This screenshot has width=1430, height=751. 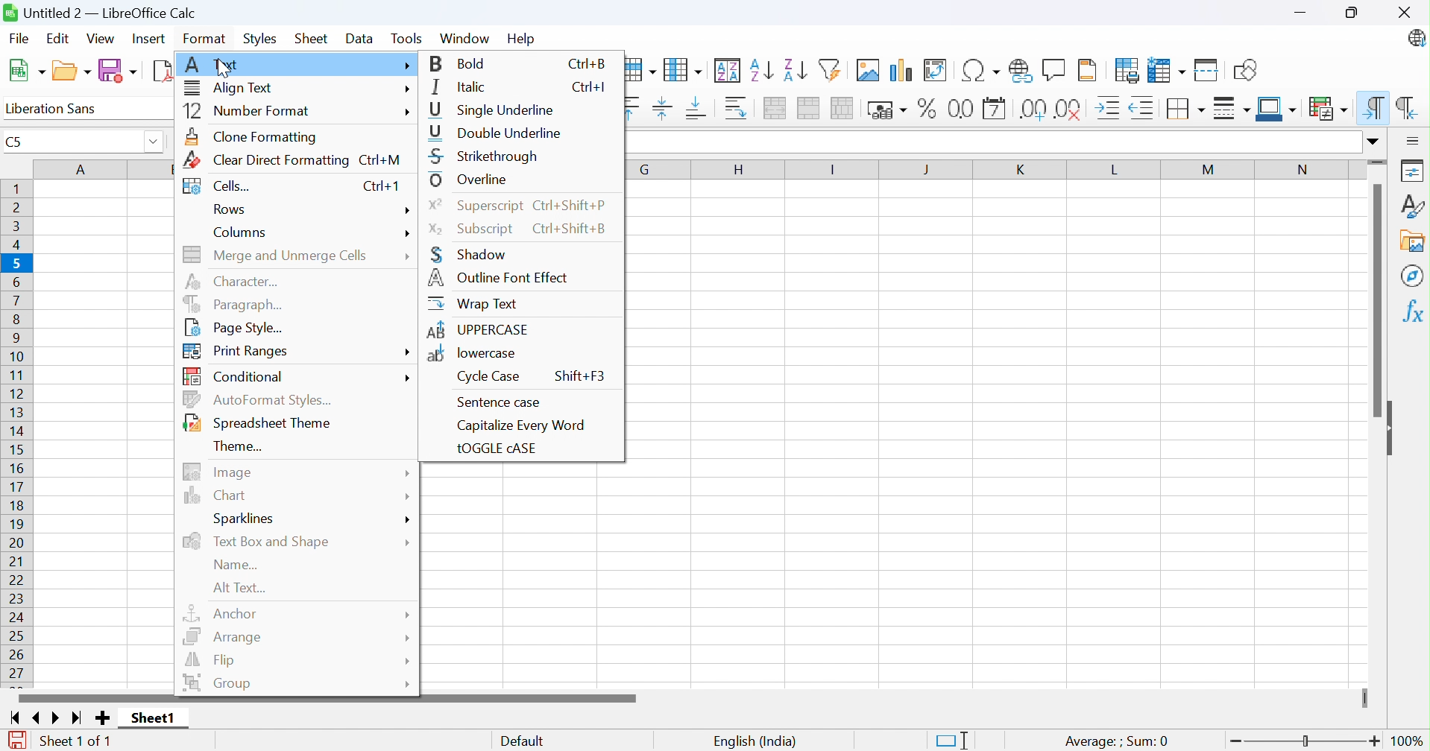 What do you see at coordinates (359, 39) in the screenshot?
I see `Data` at bounding box center [359, 39].